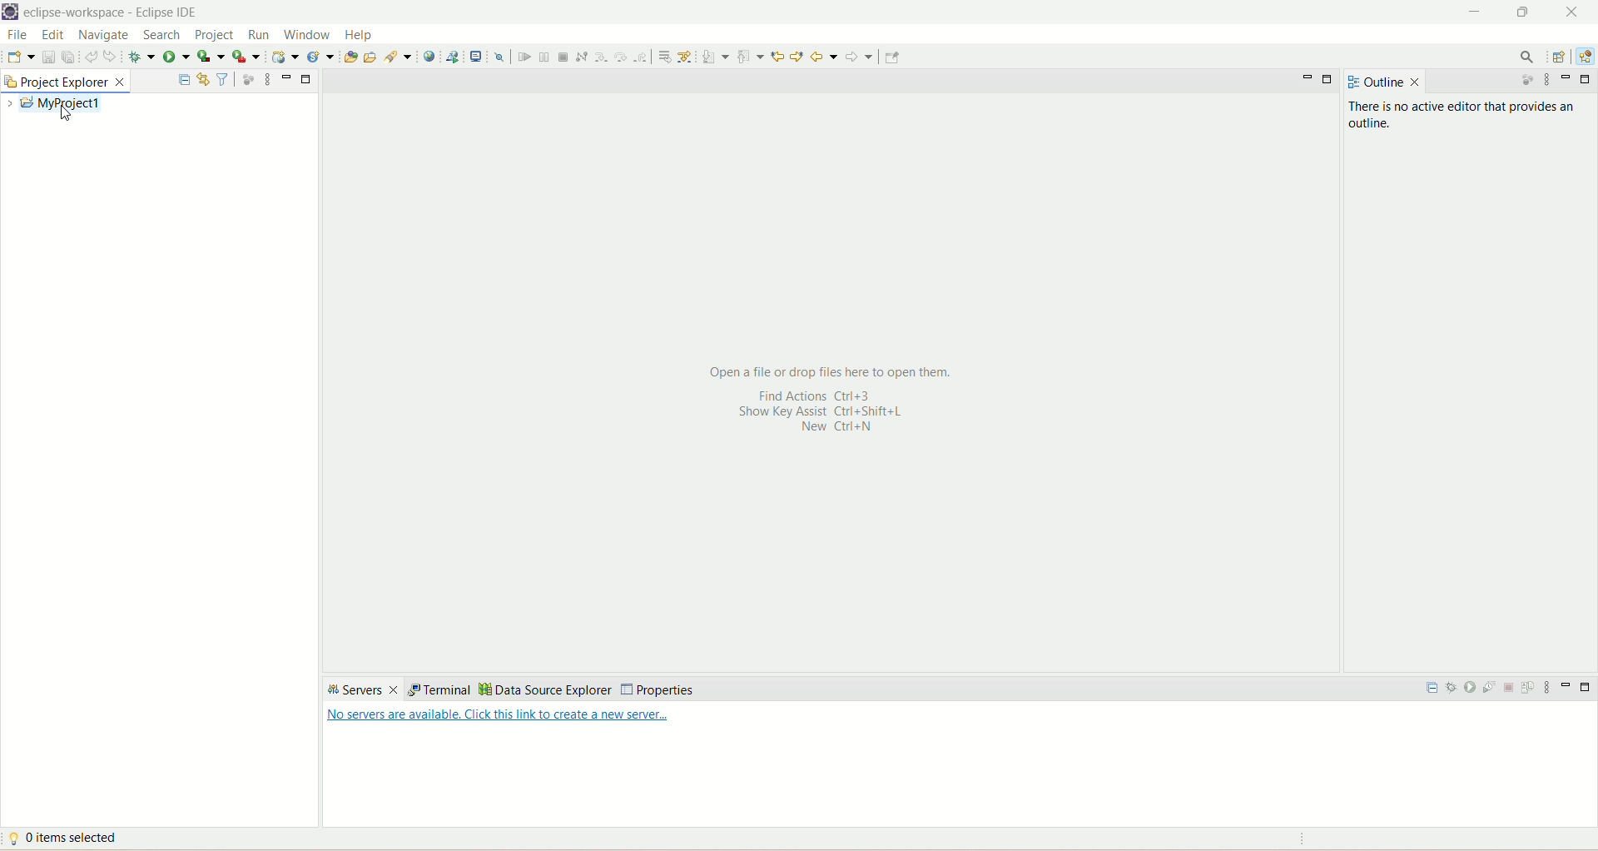 Image resolution: width=1598 pixels, height=851 pixels. Describe the element at coordinates (184, 77) in the screenshot. I see `collapse all` at that location.